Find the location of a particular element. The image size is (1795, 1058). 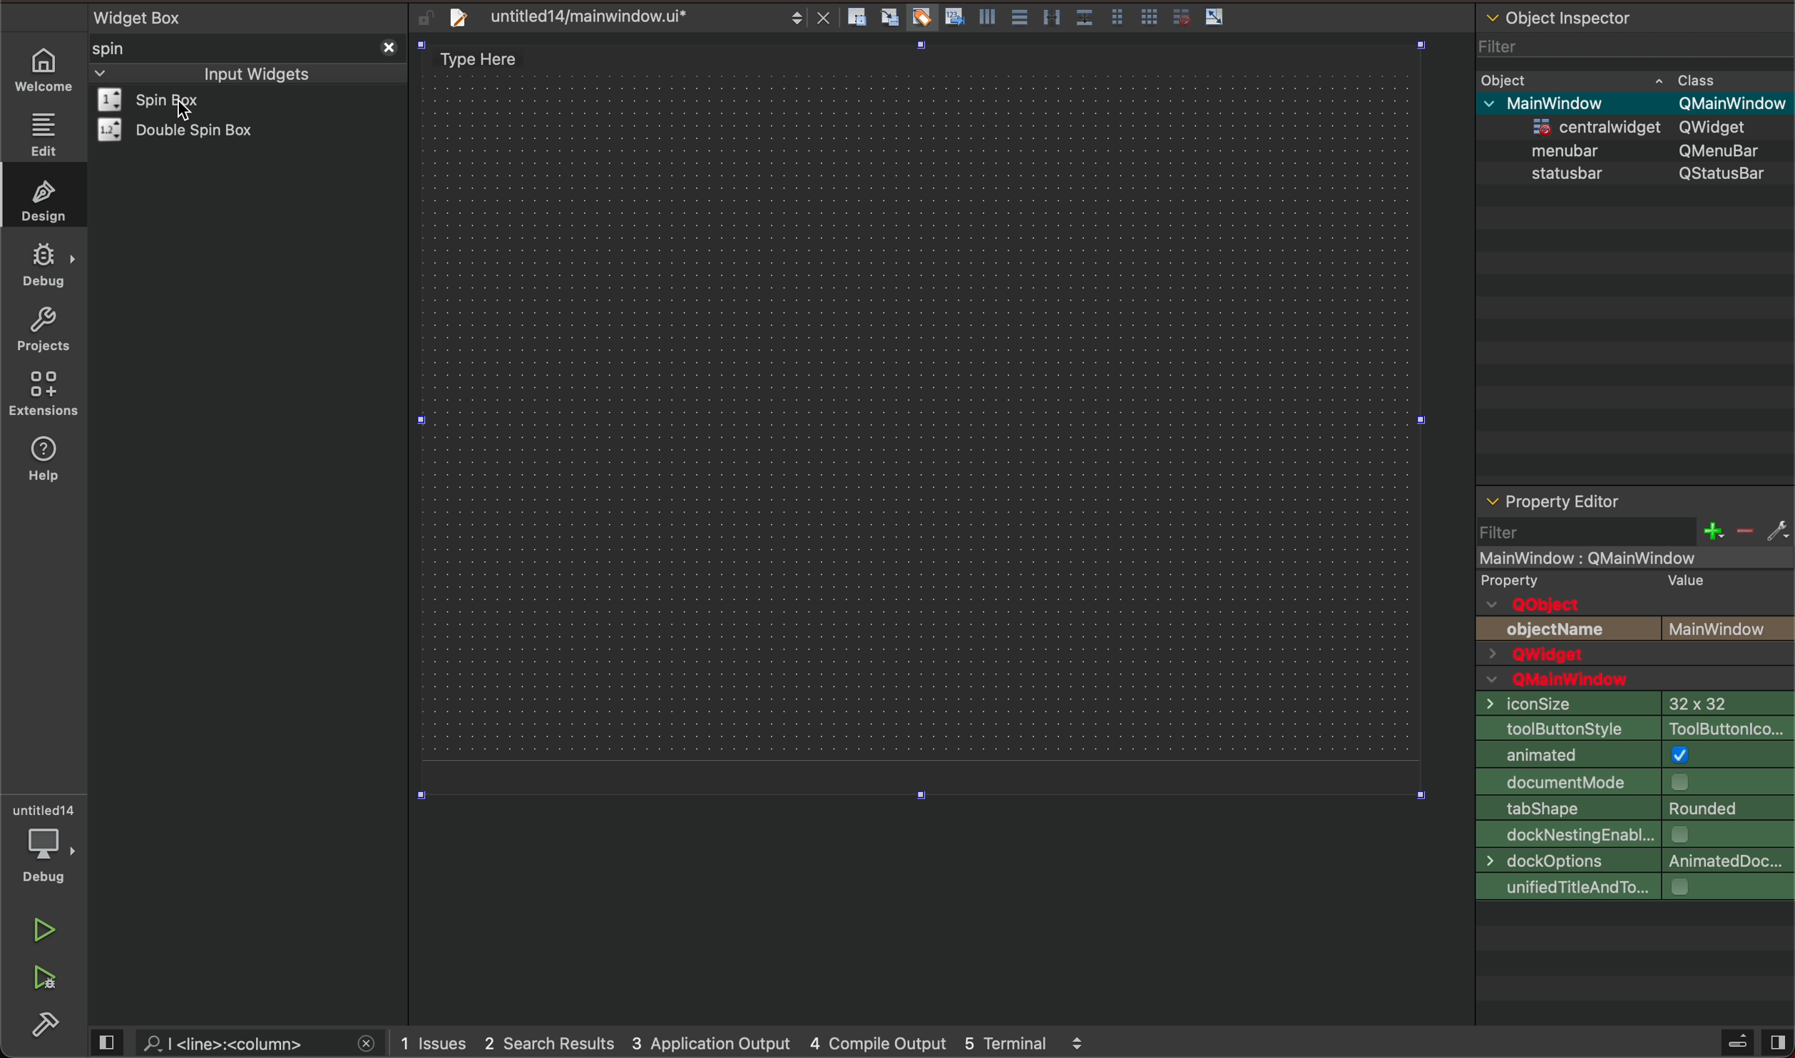

design is located at coordinates (40, 197).